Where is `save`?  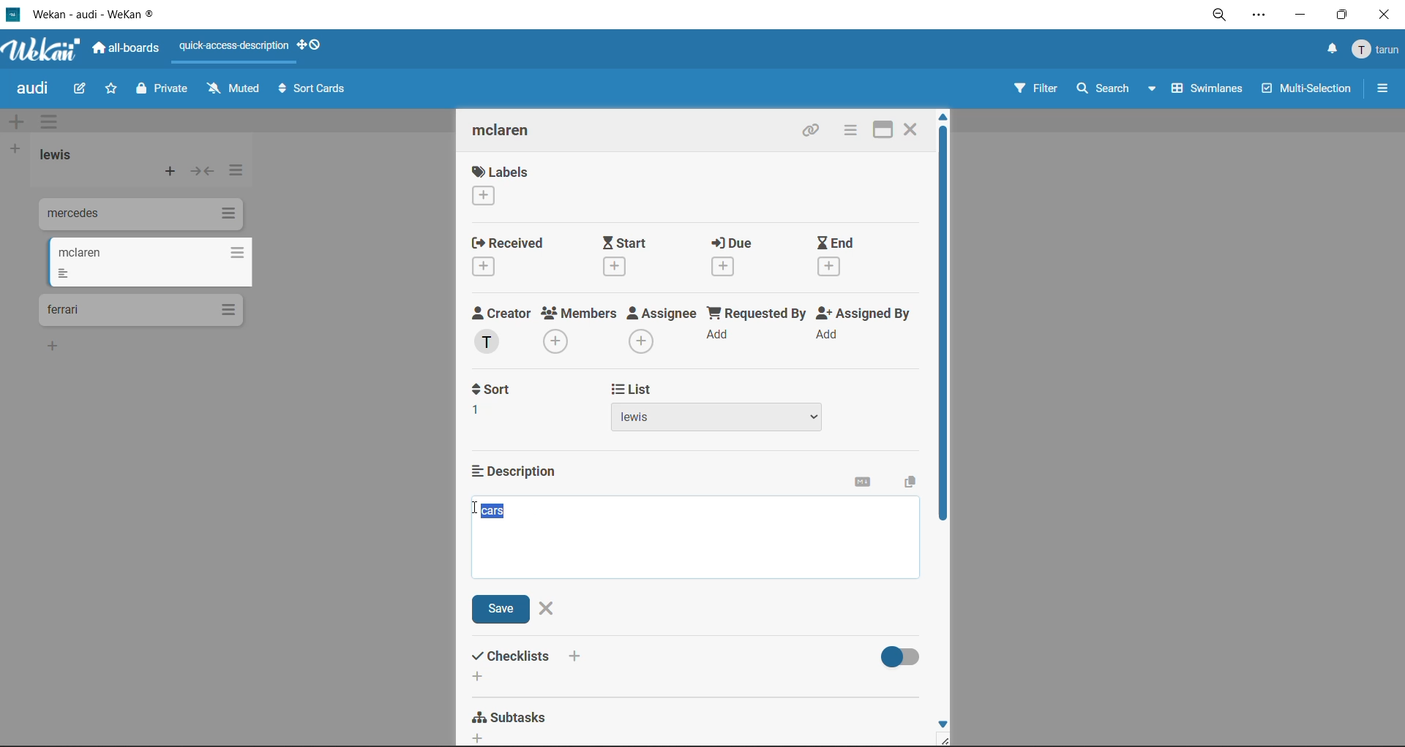
save is located at coordinates (503, 610).